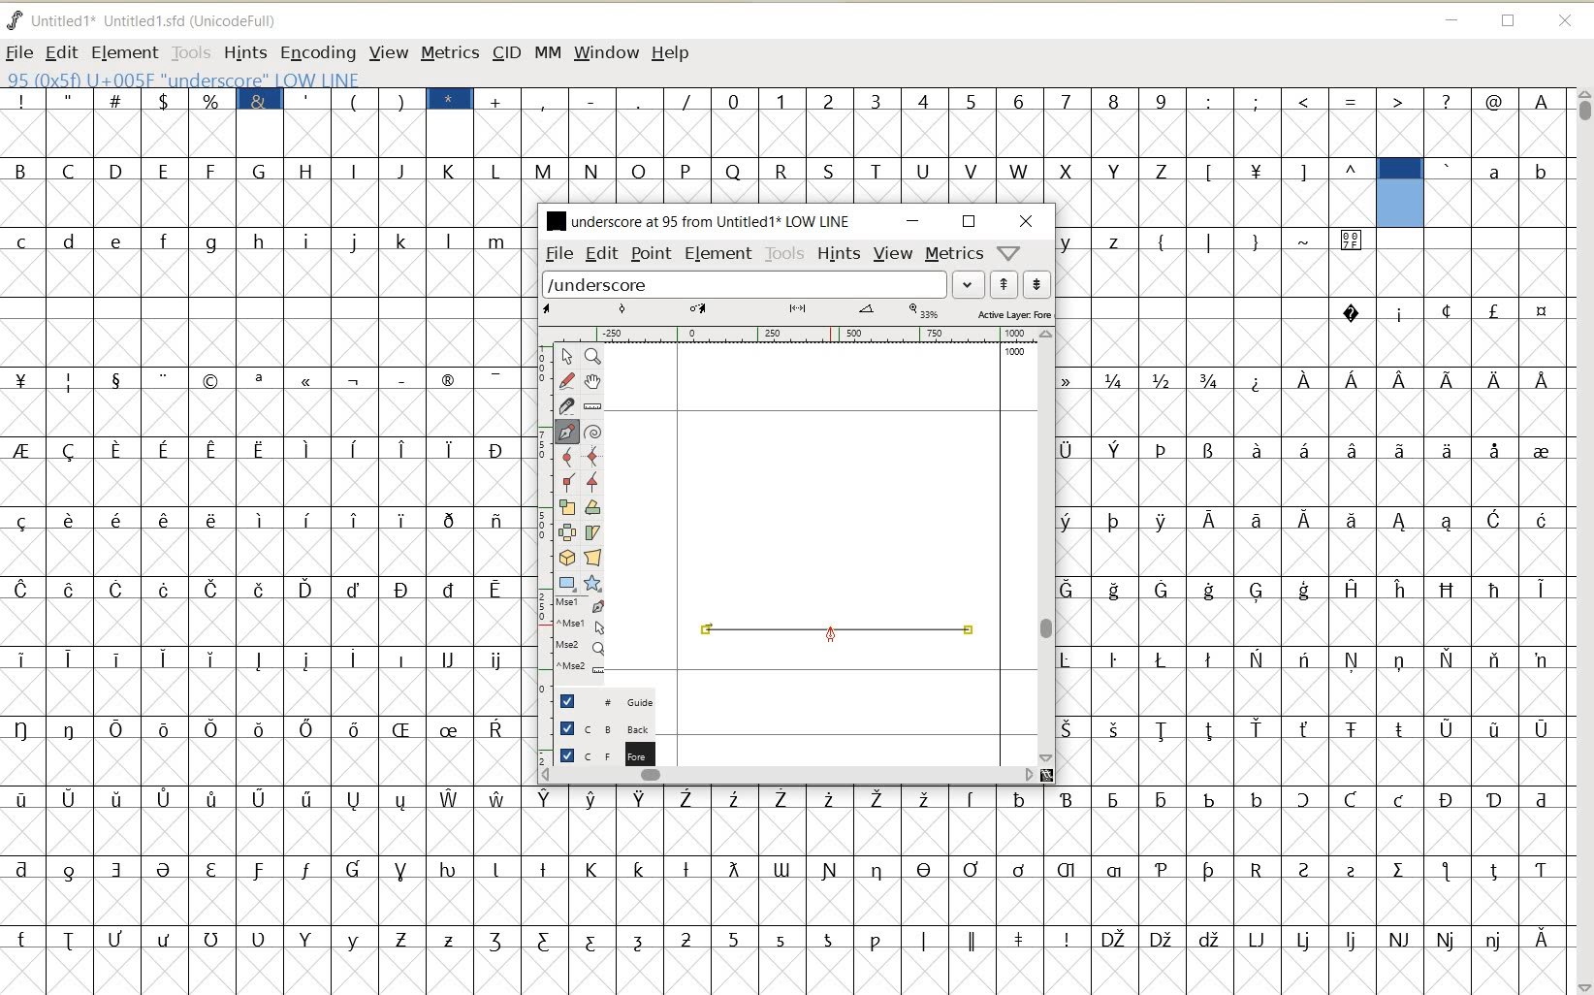 Image resolution: width=1594 pixels, height=995 pixels. I want to click on perform a perspective transformation on the selection, so click(592, 558).